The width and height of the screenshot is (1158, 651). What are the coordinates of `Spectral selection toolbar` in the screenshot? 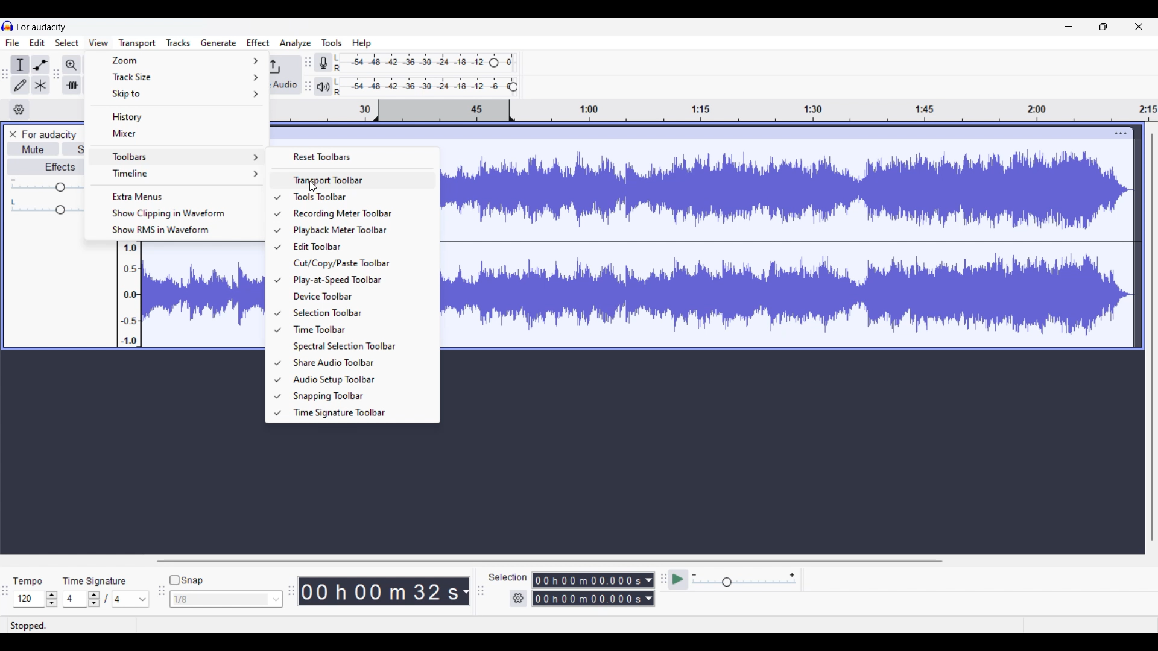 It's located at (359, 347).